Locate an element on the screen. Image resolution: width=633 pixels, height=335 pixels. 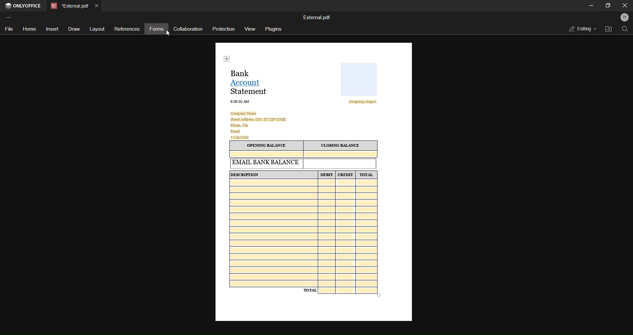
home is located at coordinates (26, 28).